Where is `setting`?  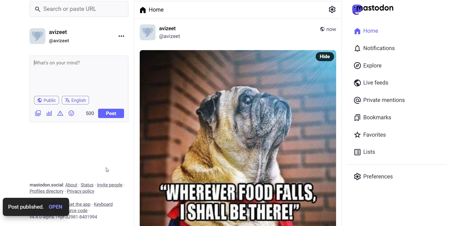 setting is located at coordinates (331, 8).